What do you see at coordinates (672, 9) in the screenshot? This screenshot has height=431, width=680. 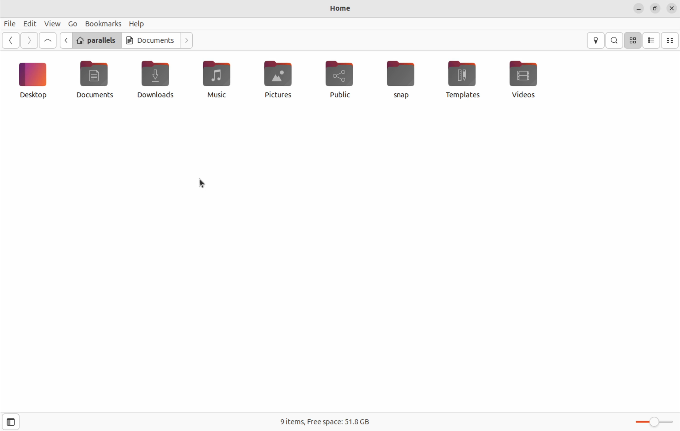 I see `close` at bounding box center [672, 9].